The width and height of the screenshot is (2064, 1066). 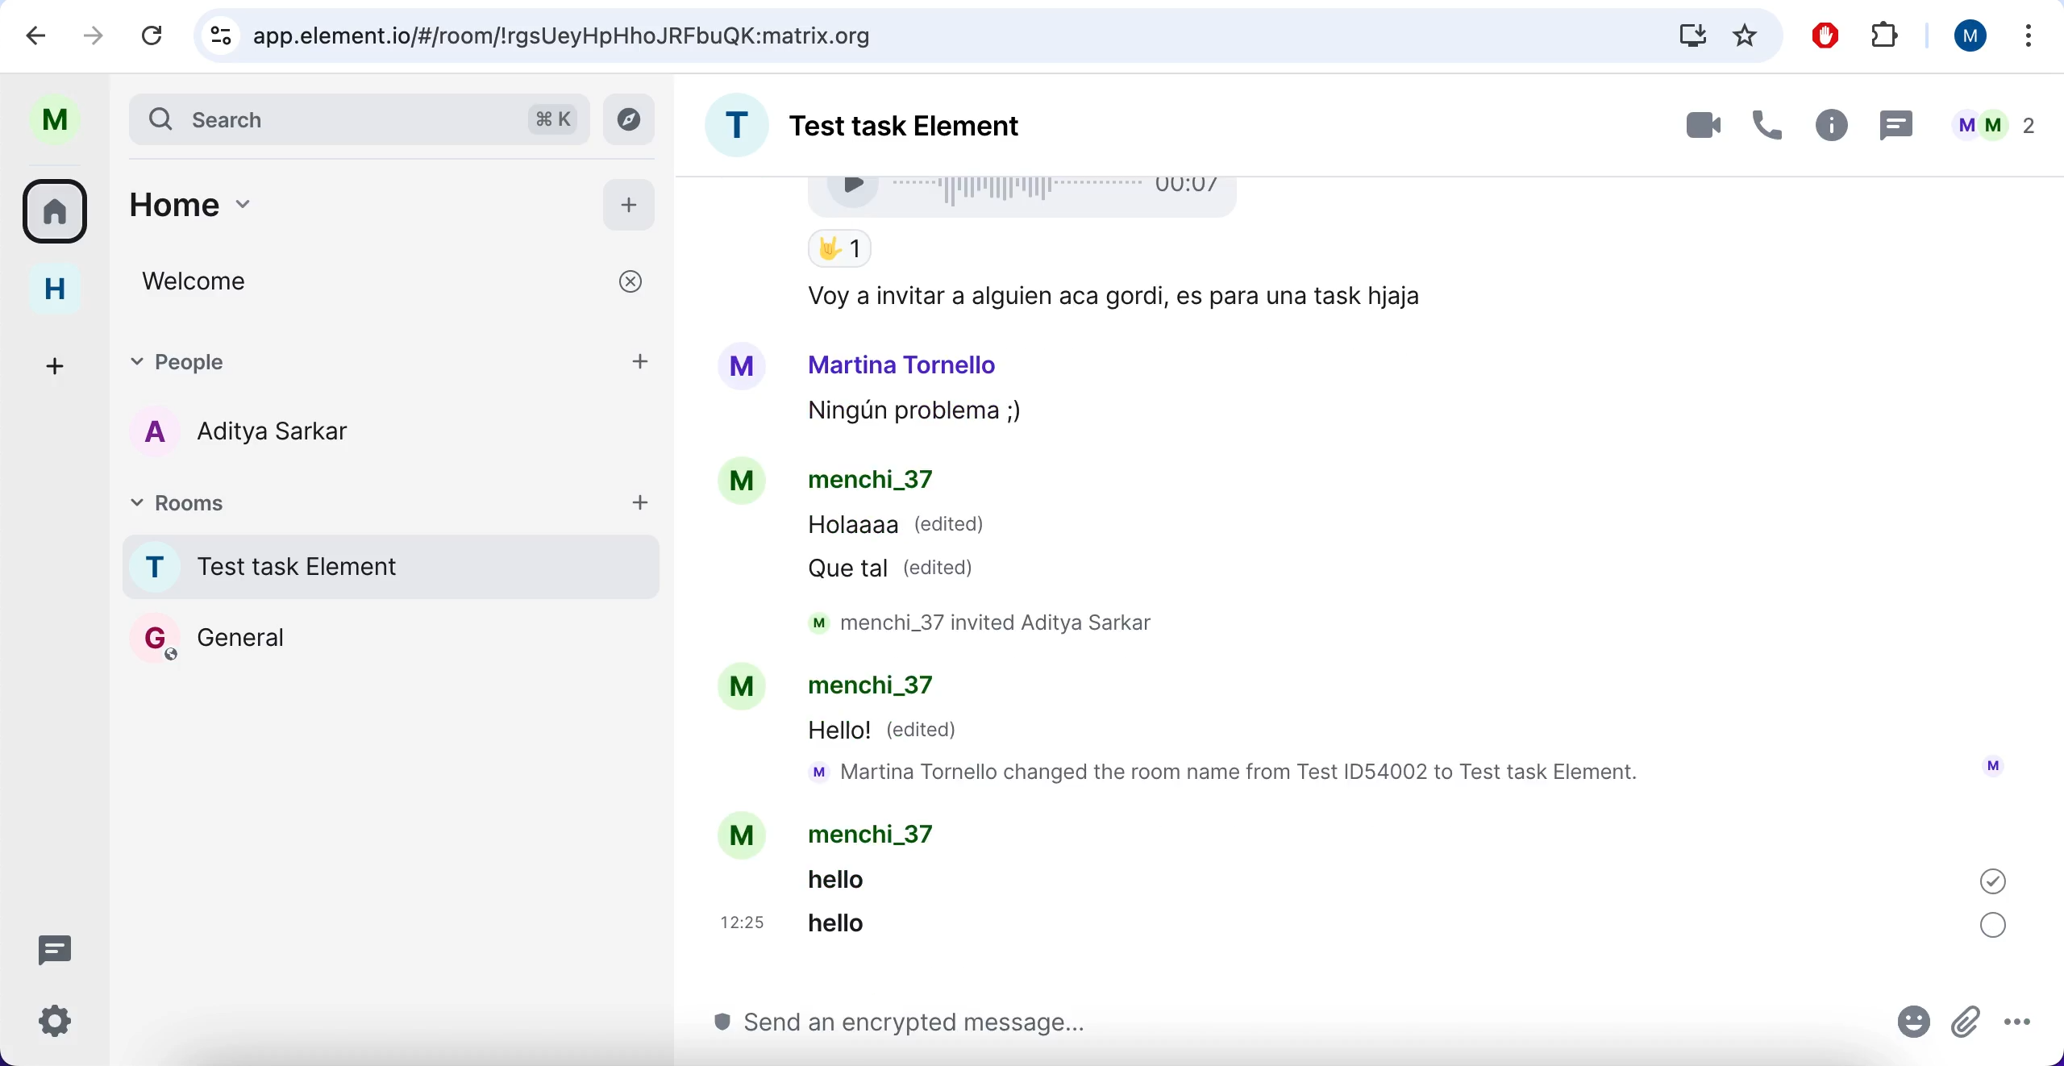 I want to click on threads, so click(x=64, y=948).